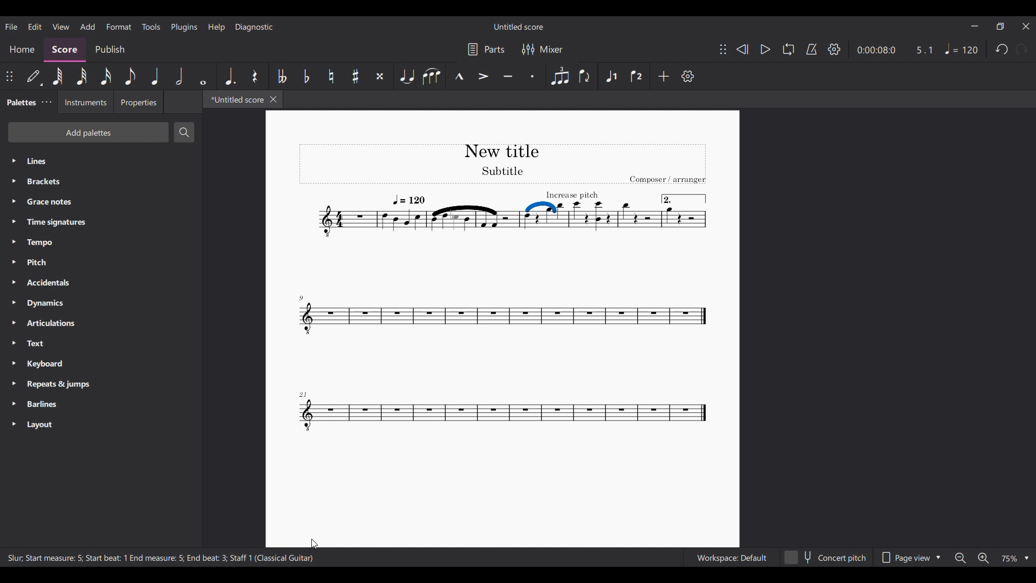  Describe the element at coordinates (723, 49) in the screenshot. I see `Change position` at that location.